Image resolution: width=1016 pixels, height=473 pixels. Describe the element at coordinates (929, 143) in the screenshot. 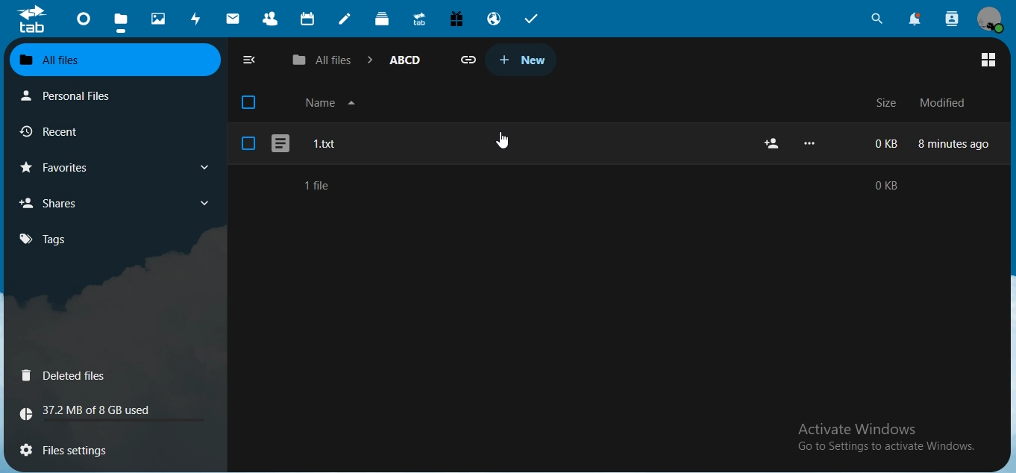

I see `text` at that location.